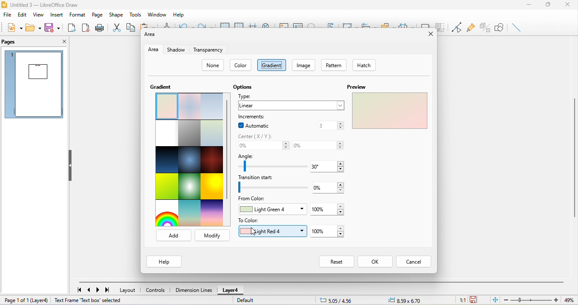 Image resolution: width=578 pixels, height=305 pixels. I want to click on light red 4, so click(272, 231).